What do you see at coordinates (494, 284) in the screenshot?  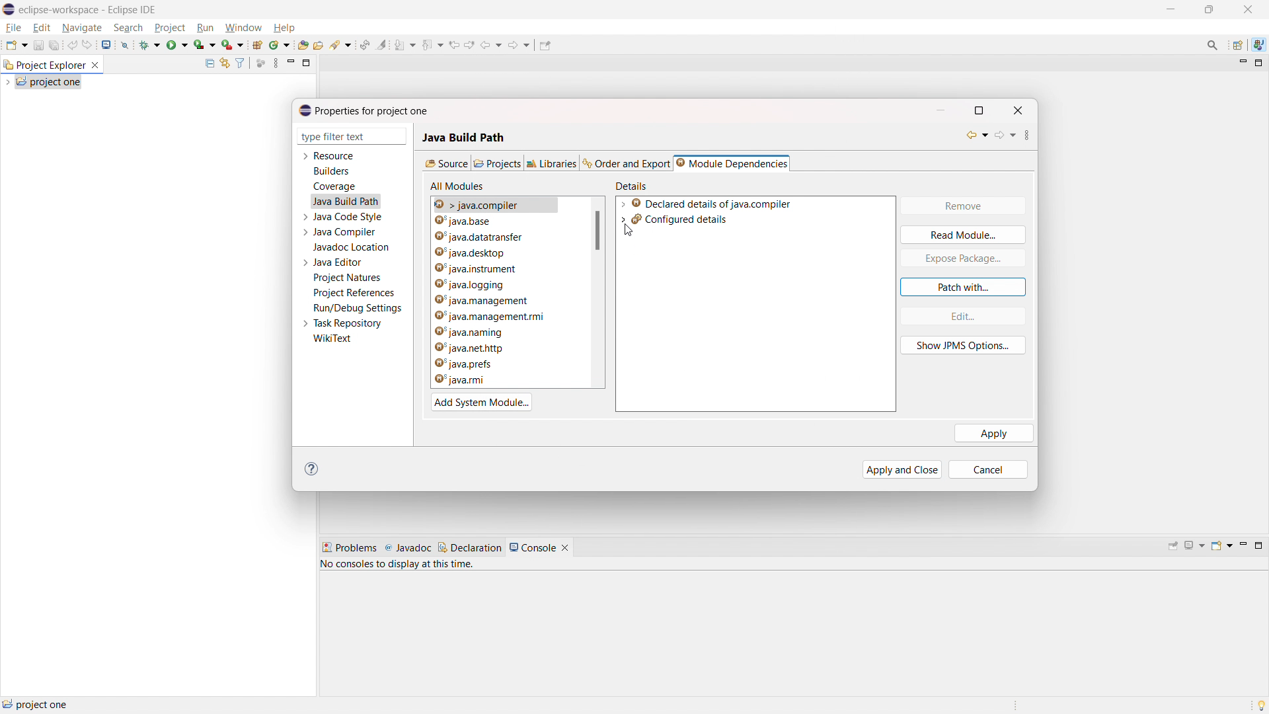 I see `java.logging` at bounding box center [494, 284].